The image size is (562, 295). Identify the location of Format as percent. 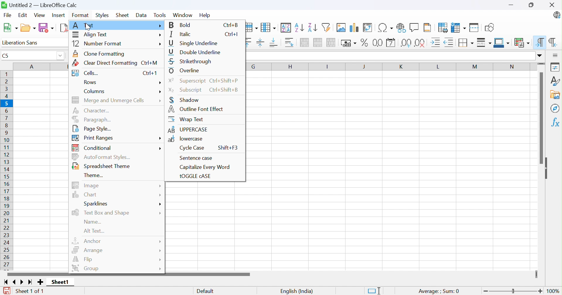
(364, 42).